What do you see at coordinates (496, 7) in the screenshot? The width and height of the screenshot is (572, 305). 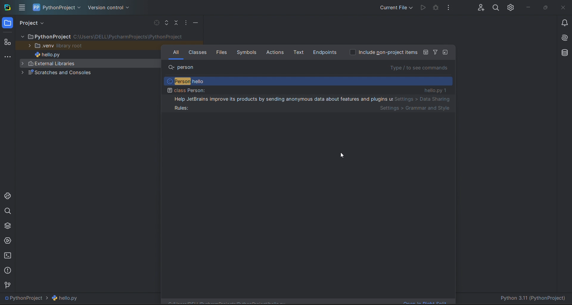 I see `search` at bounding box center [496, 7].